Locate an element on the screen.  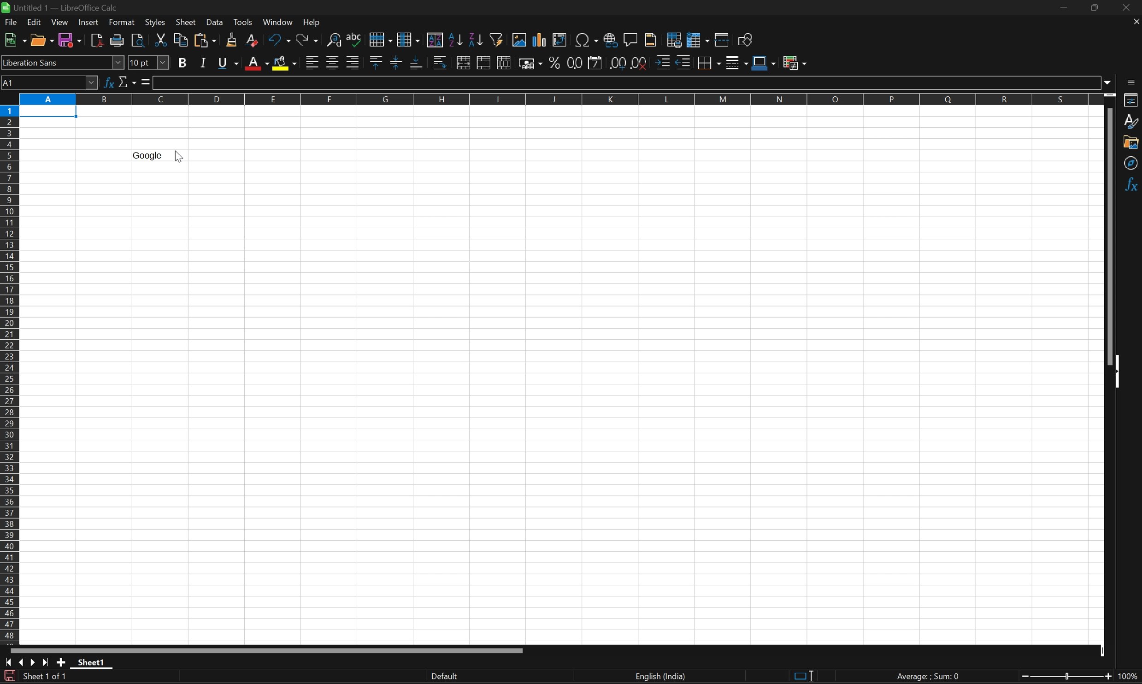
Print is located at coordinates (118, 41).